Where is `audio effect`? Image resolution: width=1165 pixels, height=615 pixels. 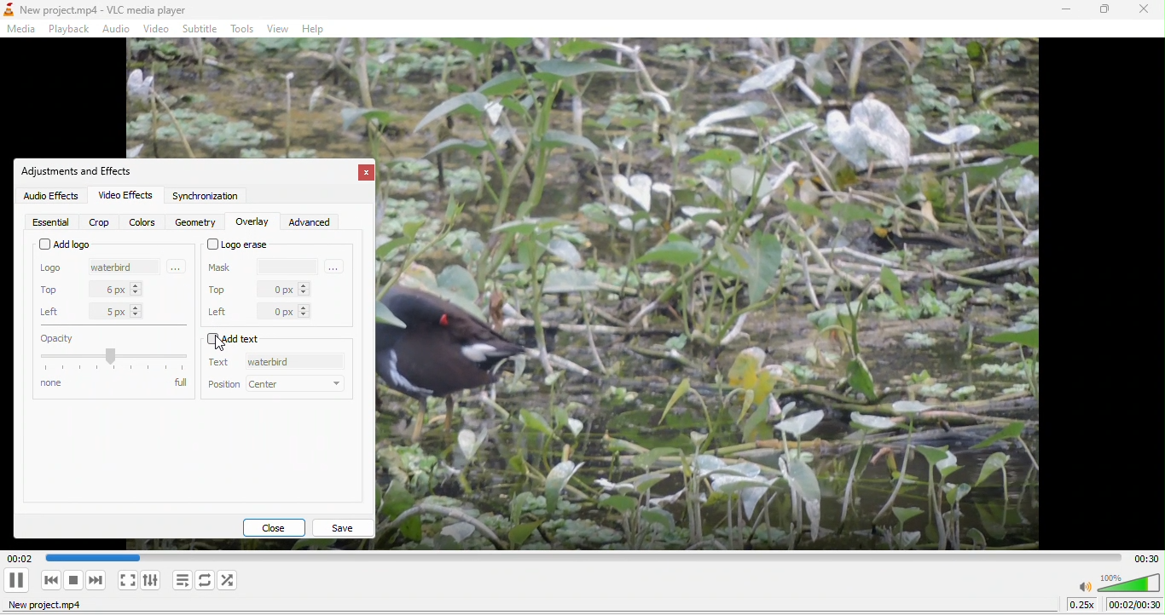
audio effect is located at coordinates (48, 196).